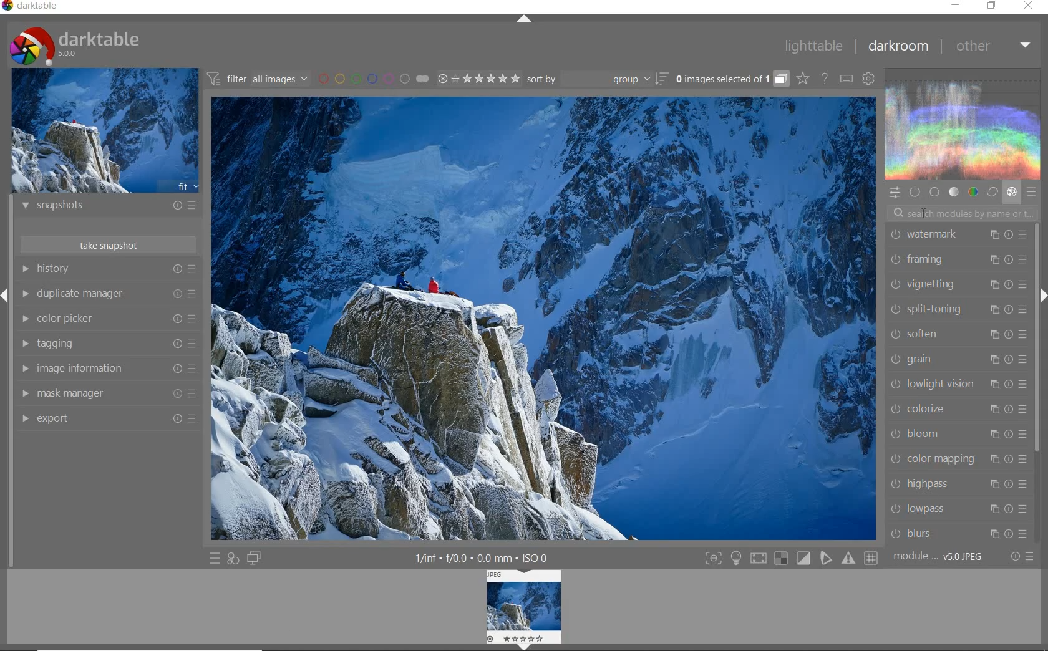 The image size is (1048, 651). Describe the element at coordinates (479, 79) in the screenshot. I see `range ratings for selected images` at that location.